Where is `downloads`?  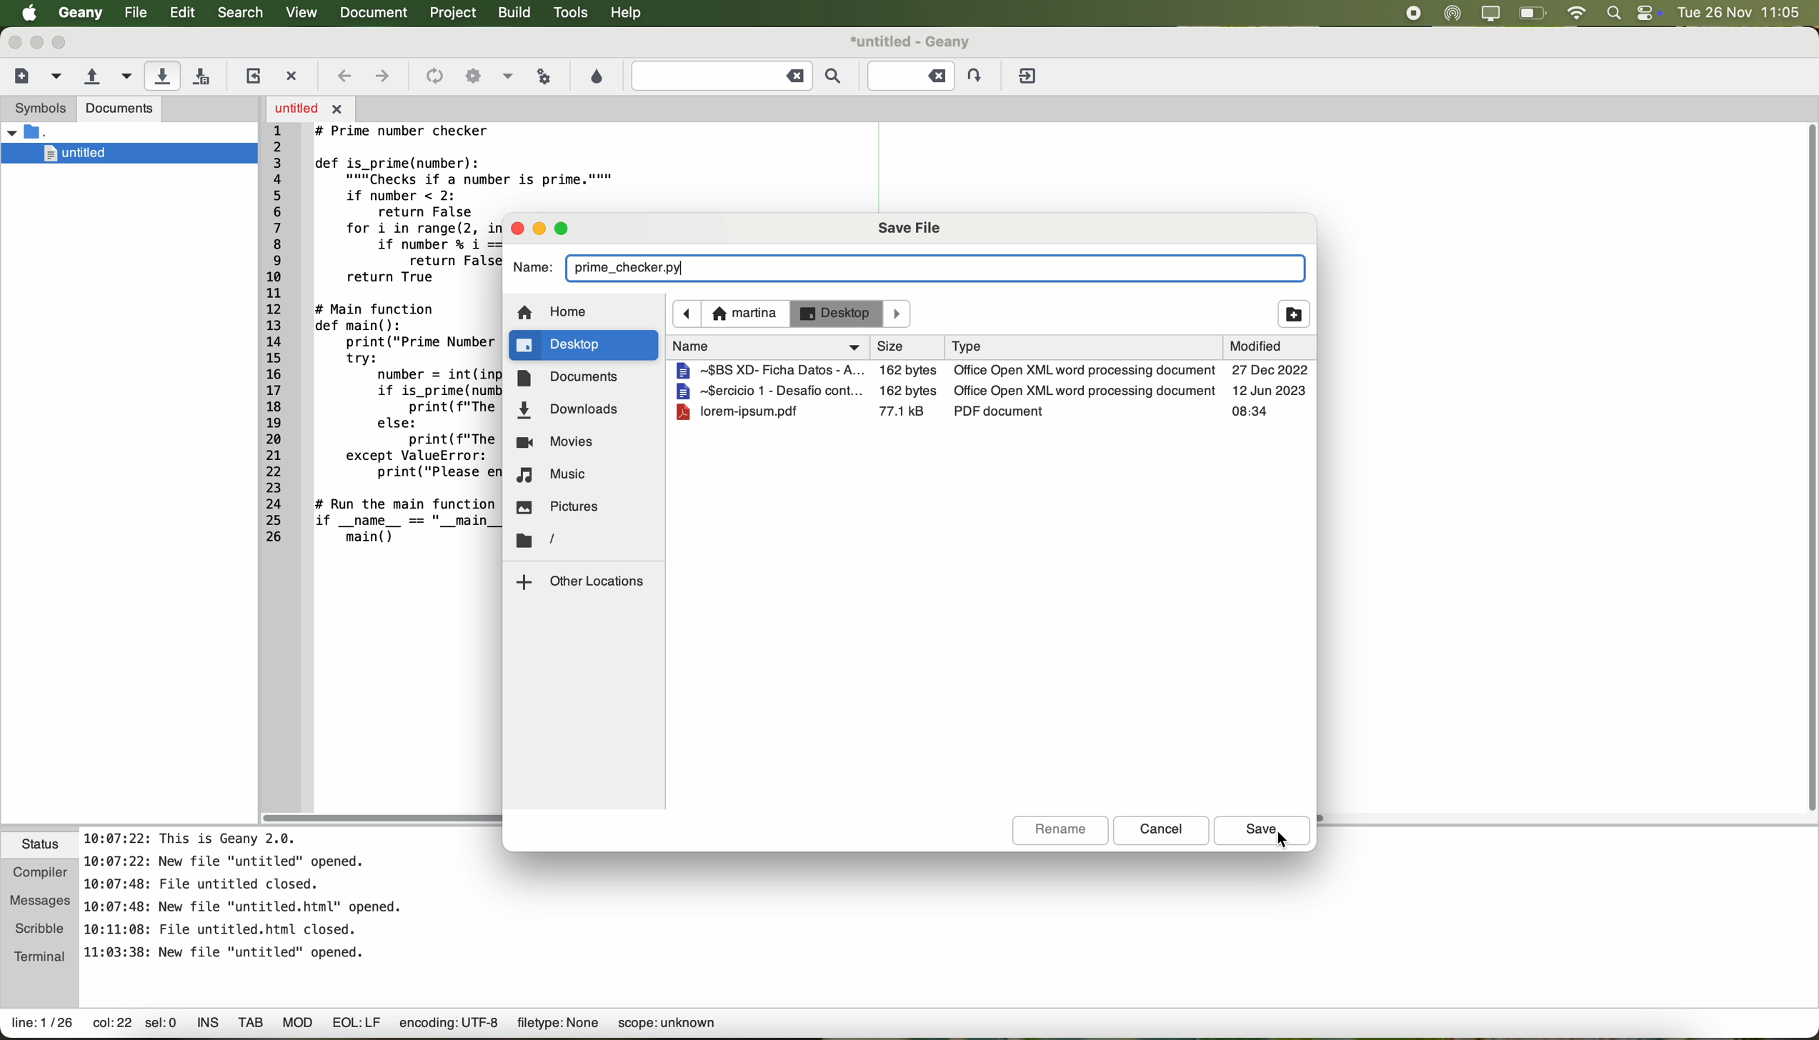 downloads is located at coordinates (567, 411).